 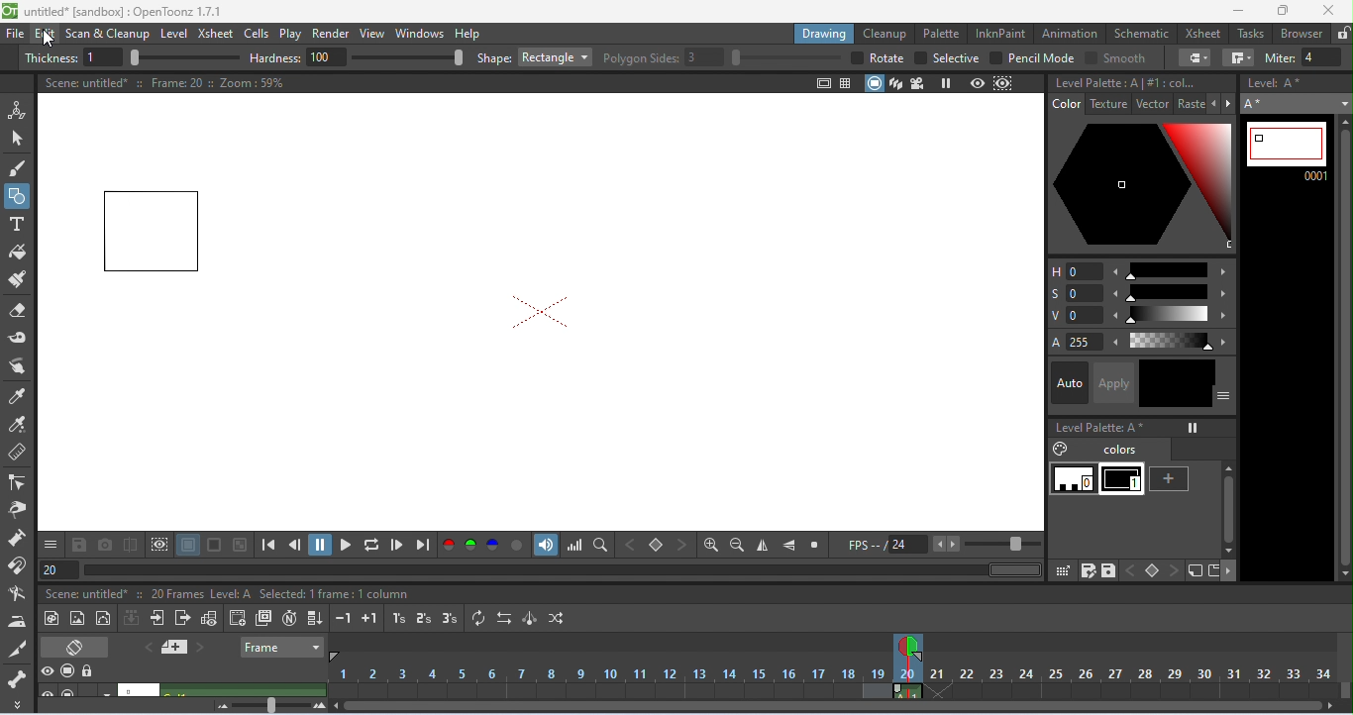 I want to click on browser, so click(x=1302, y=34).